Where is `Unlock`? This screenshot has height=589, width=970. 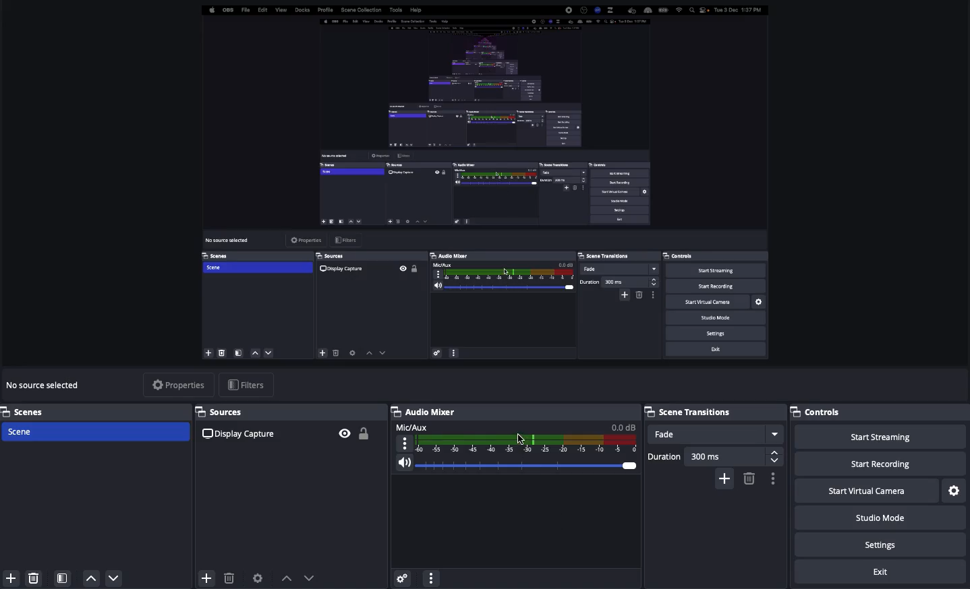 Unlock is located at coordinates (365, 434).